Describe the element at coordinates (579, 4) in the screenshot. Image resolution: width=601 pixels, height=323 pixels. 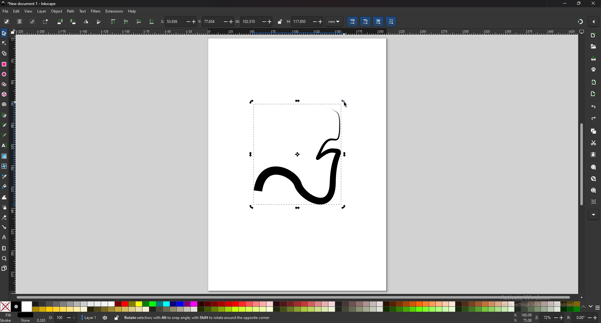
I see `resize` at that location.